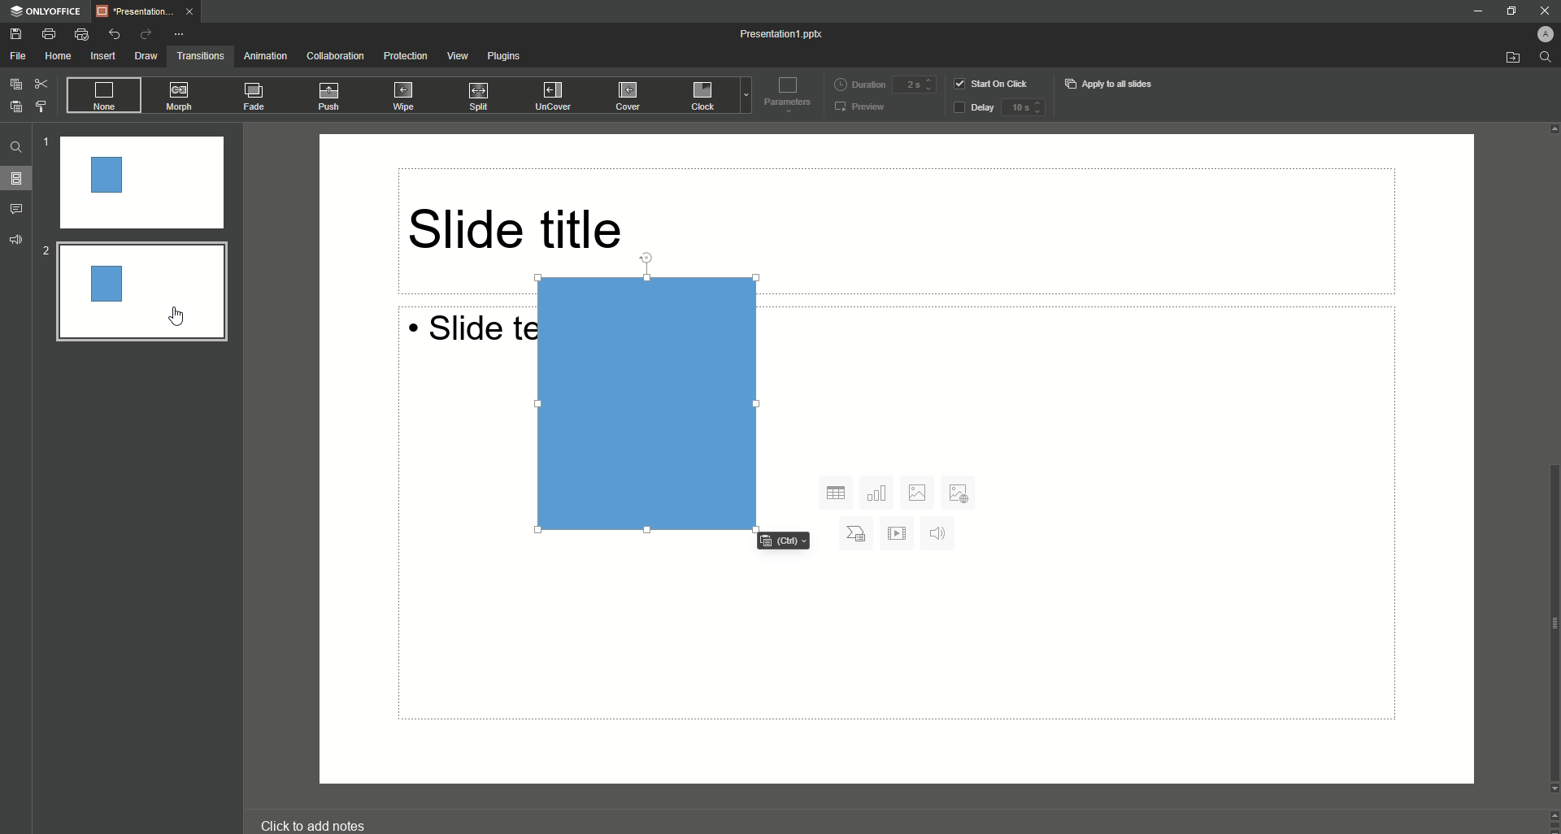 The image size is (1561, 834). Describe the element at coordinates (55, 56) in the screenshot. I see `Home` at that location.